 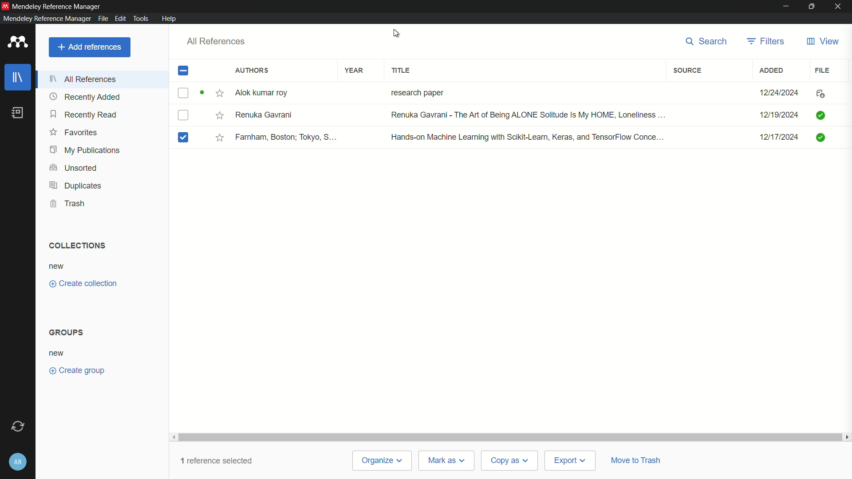 I want to click on Mendeley Reference Manager, so click(x=58, y=7).